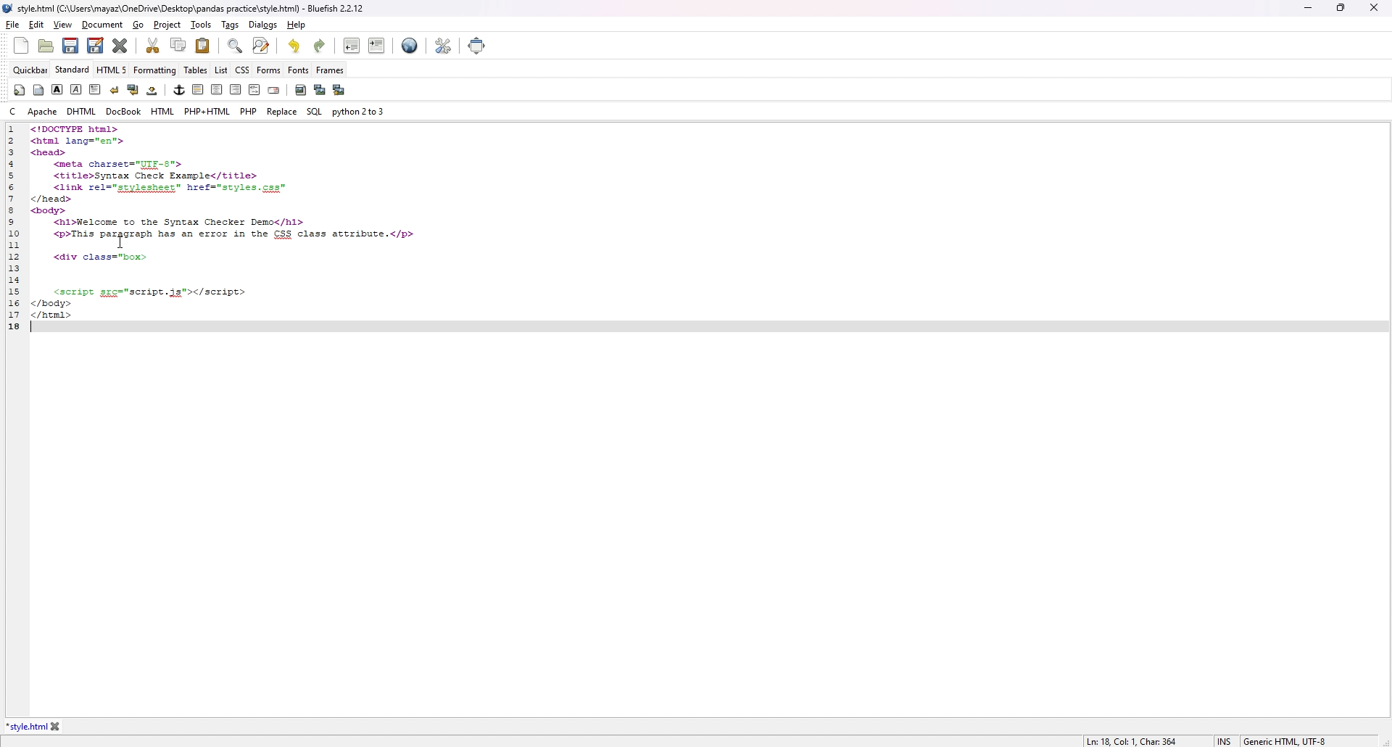 This screenshot has height=747, width=1392. I want to click on encoding, so click(1288, 740).